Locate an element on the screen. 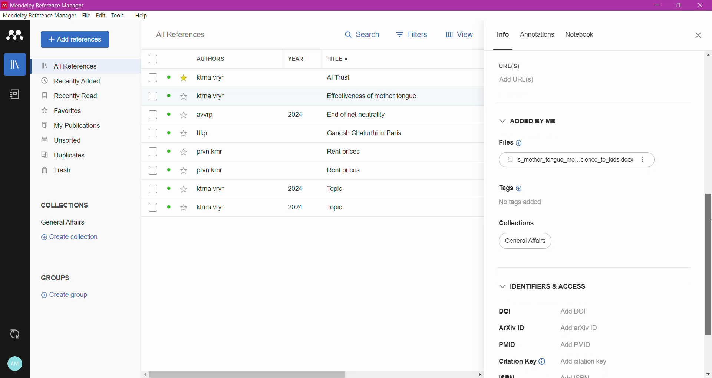 The height and width of the screenshot is (378, 712). Notebook is located at coordinates (580, 35).